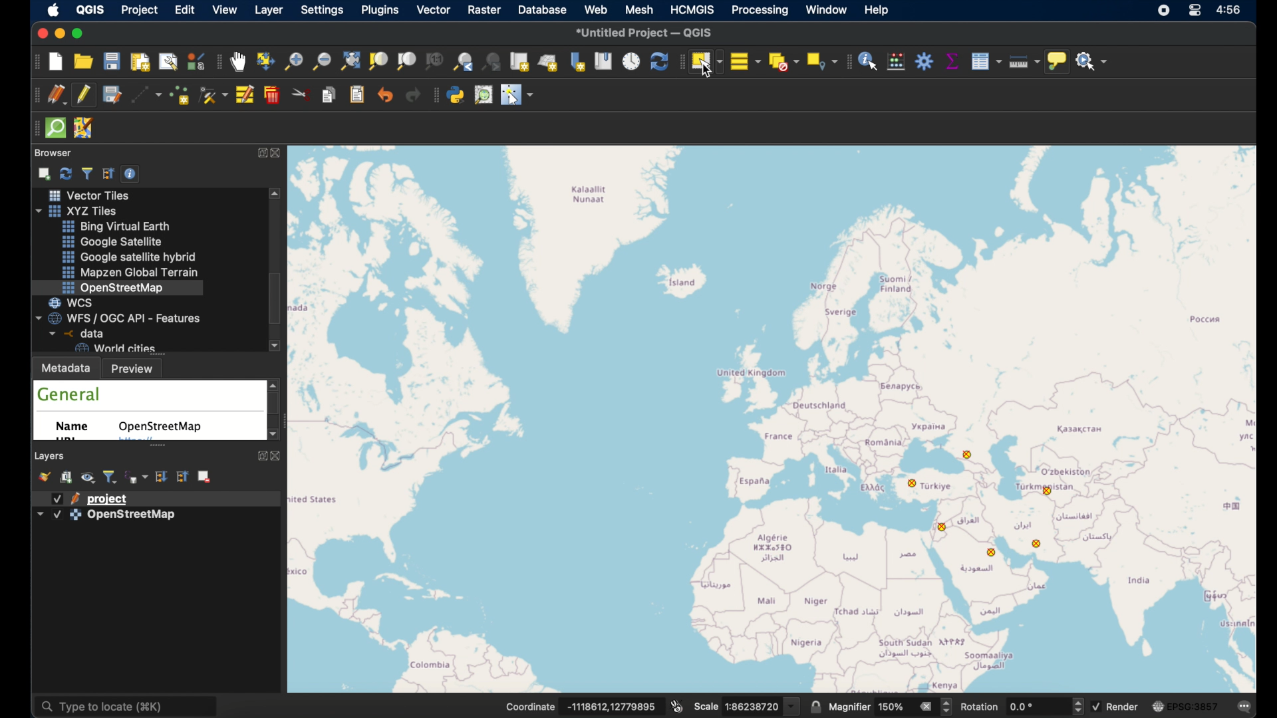  Describe the element at coordinates (709, 70) in the screenshot. I see `cursor` at that location.